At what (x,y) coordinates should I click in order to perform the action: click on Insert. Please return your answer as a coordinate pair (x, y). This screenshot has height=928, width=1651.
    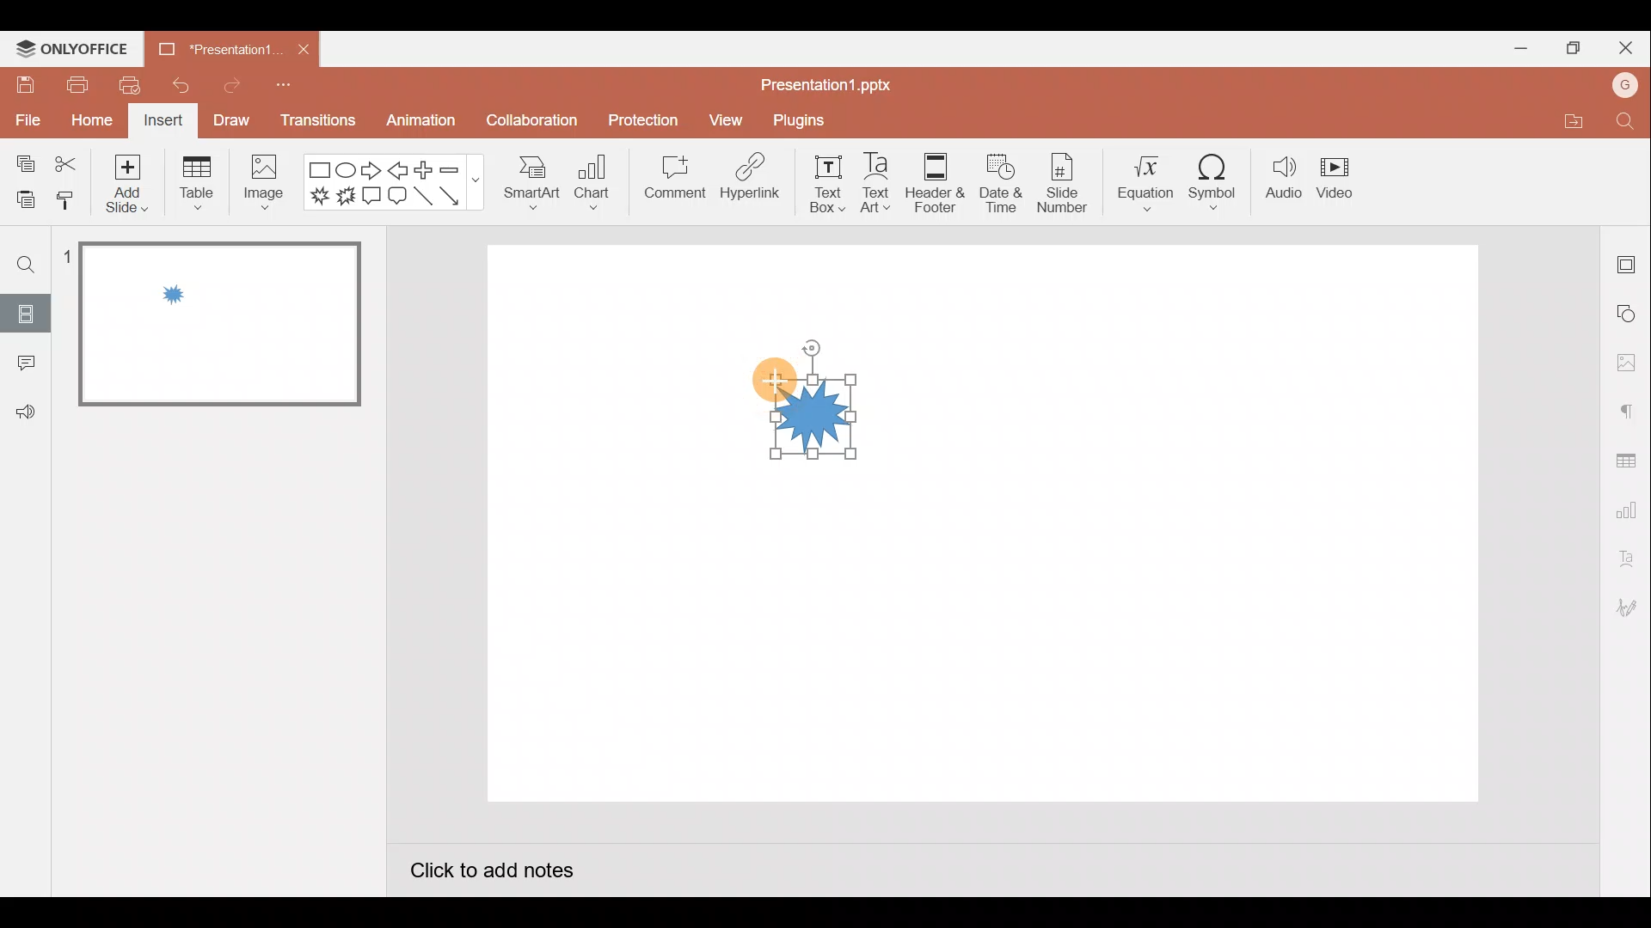
    Looking at the image, I should click on (165, 121).